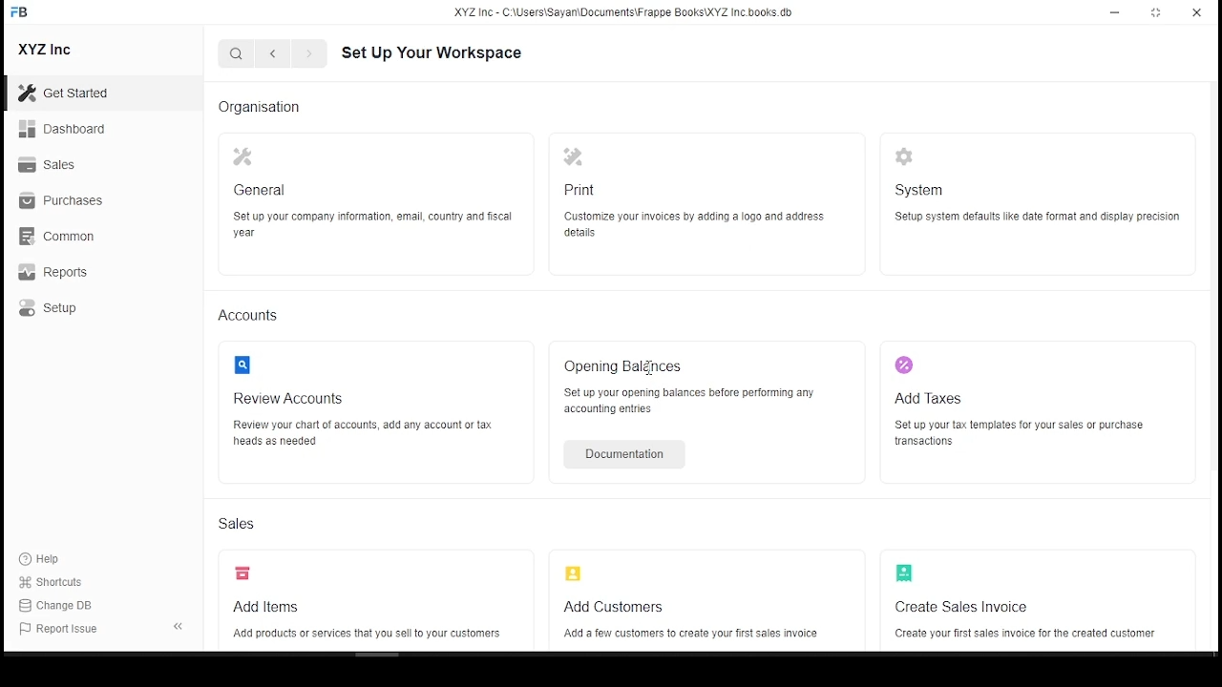  What do you see at coordinates (432, 52) in the screenshot?
I see `set up your workspace` at bounding box center [432, 52].